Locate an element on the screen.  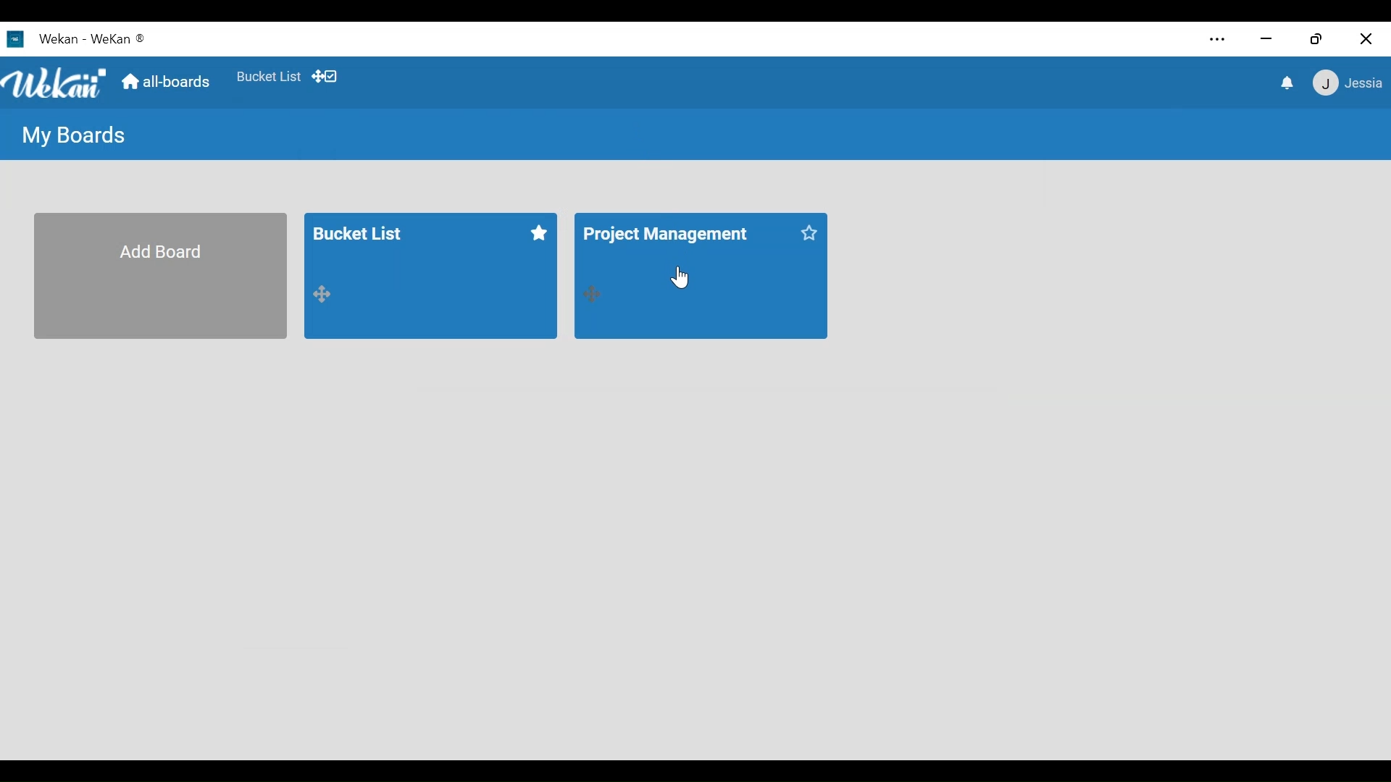
Cursor is located at coordinates (685, 278).